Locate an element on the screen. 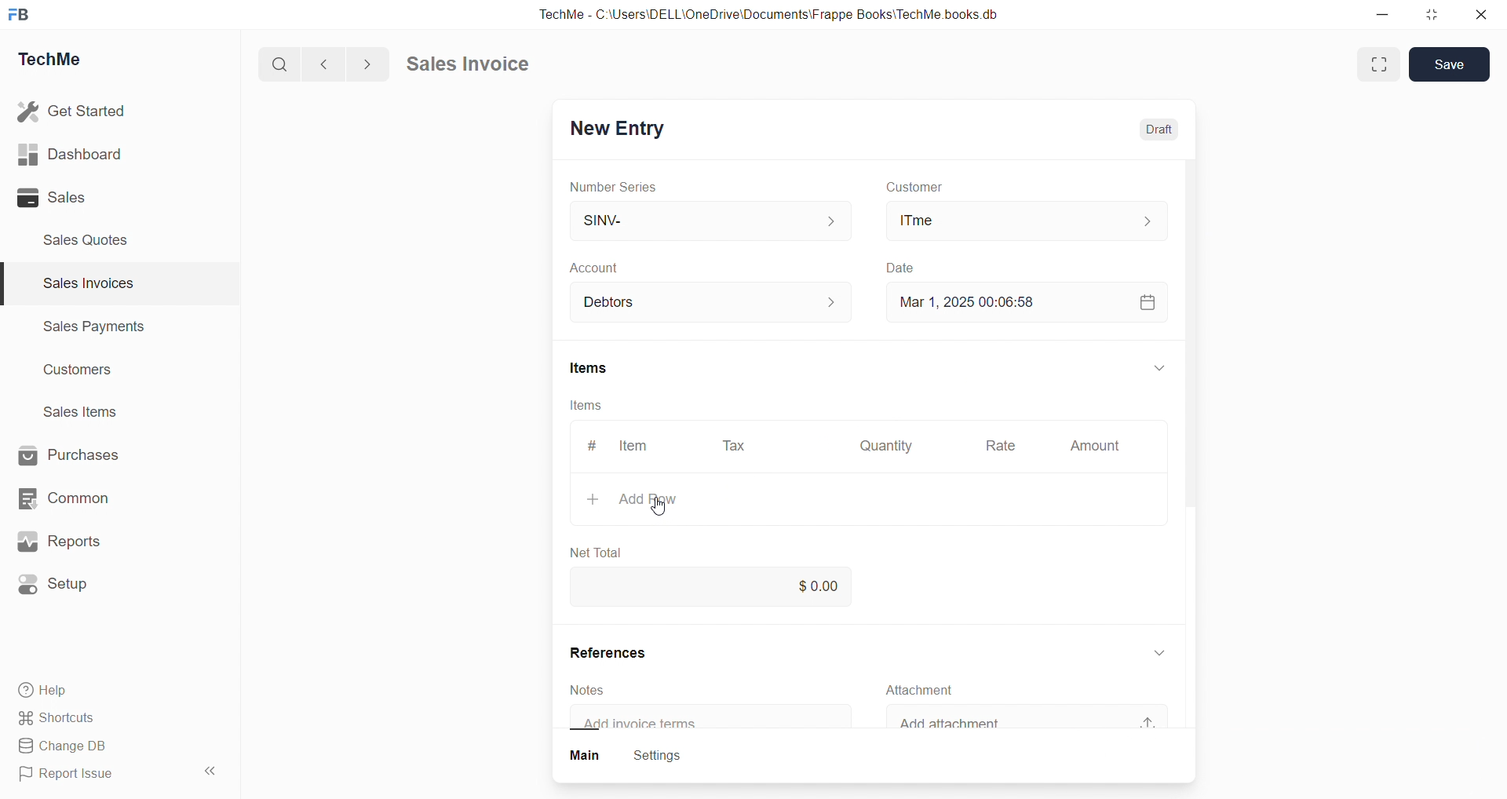  Attachment is located at coordinates (932, 690).